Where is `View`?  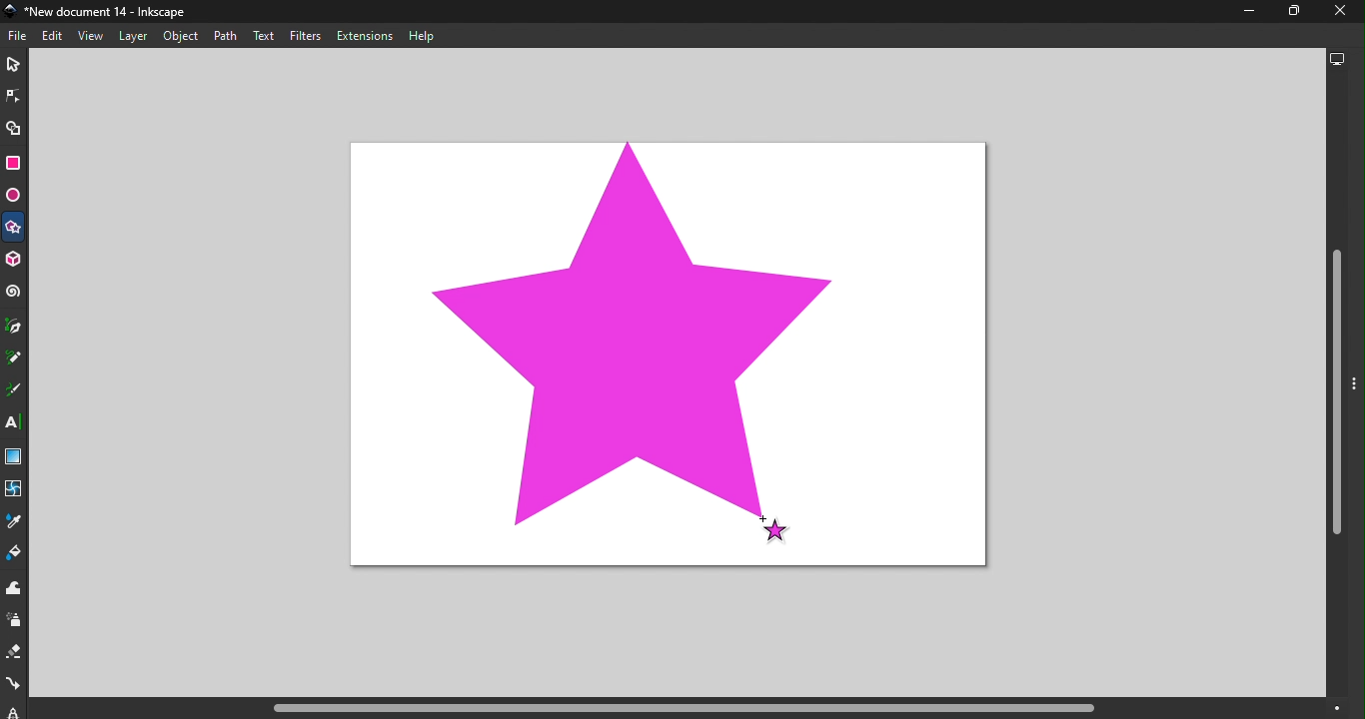 View is located at coordinates (93, 36).